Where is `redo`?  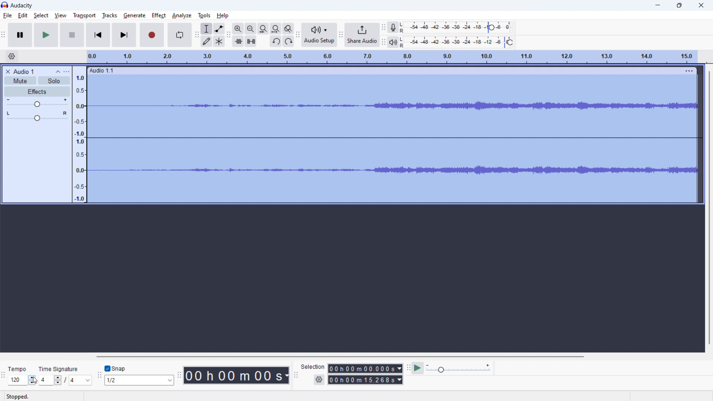
redo is located at coordinates (288, 41).